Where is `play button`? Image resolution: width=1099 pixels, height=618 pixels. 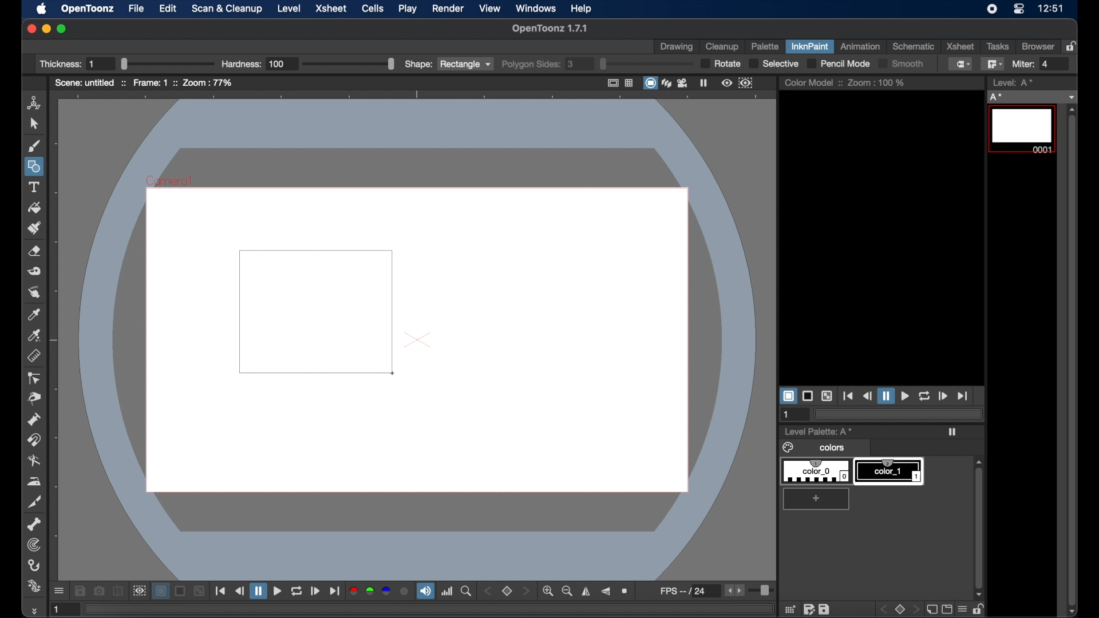 play button is located at coordinates (278, 592).